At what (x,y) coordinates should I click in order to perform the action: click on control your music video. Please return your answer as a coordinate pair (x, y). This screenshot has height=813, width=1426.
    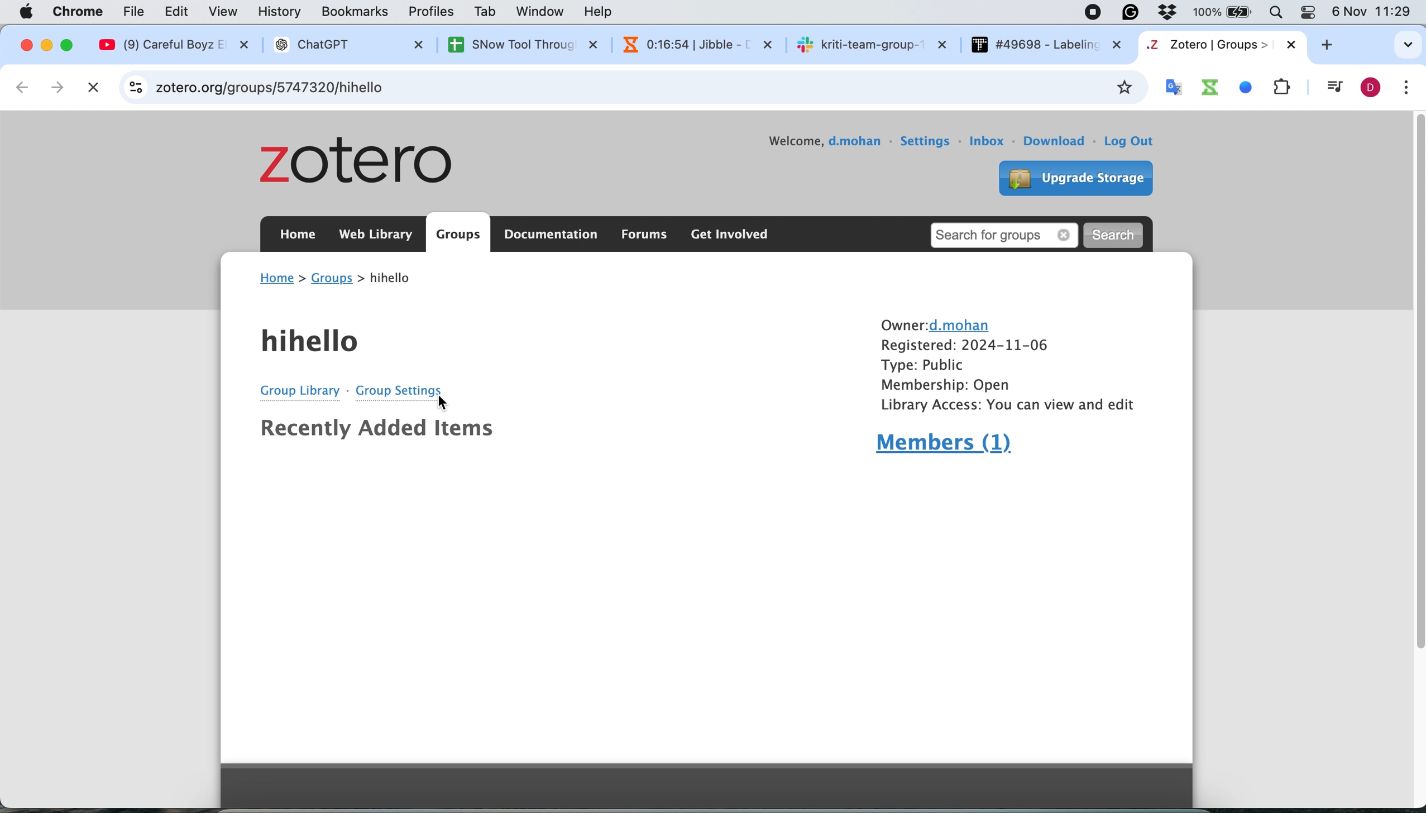
    Looking at the image, I should click on (1331, 88).